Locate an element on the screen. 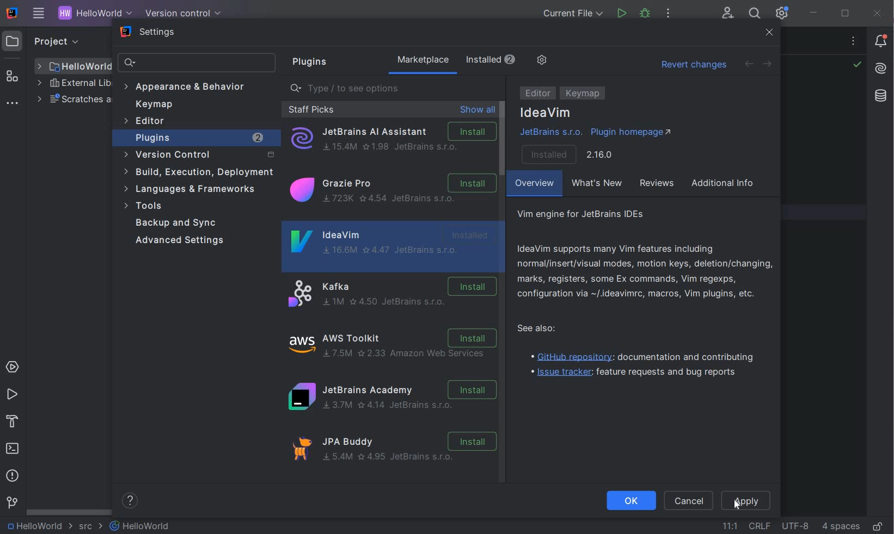 The width and height of the screenshot is (894, 534). build, execution, deployment is located at coordinates (198, 172).